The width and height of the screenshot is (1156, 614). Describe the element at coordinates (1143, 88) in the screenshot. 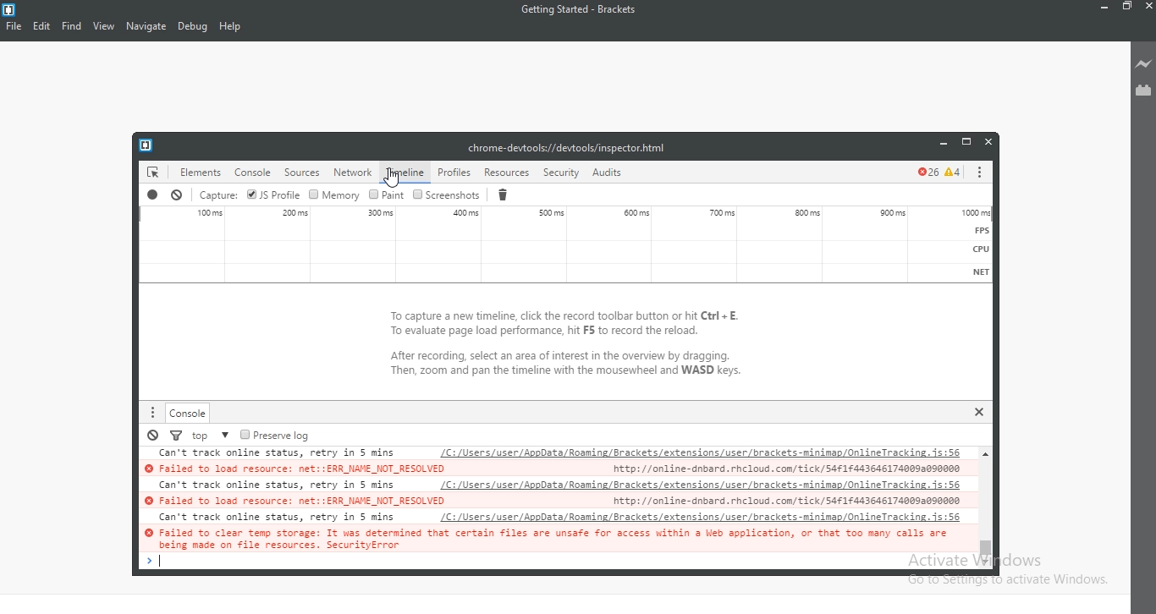

I see `Extension Manager` at that location.